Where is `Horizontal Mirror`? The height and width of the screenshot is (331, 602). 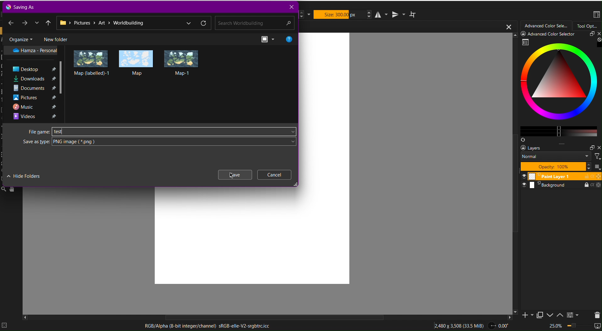 Horizontal Mirror is located at coordinates (382, 14).